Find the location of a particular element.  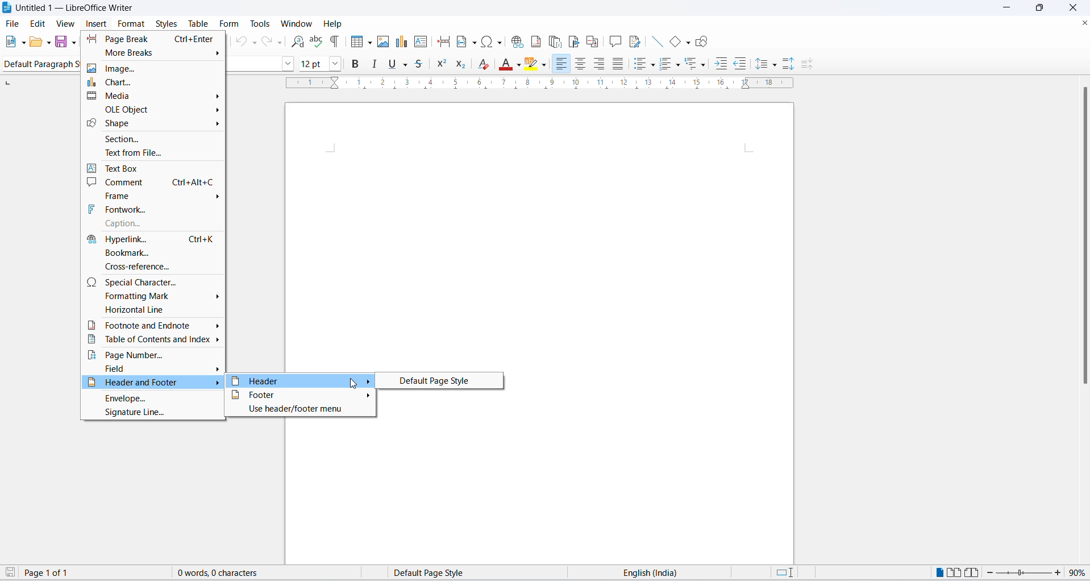

styles is located at coordinates (165, 22).